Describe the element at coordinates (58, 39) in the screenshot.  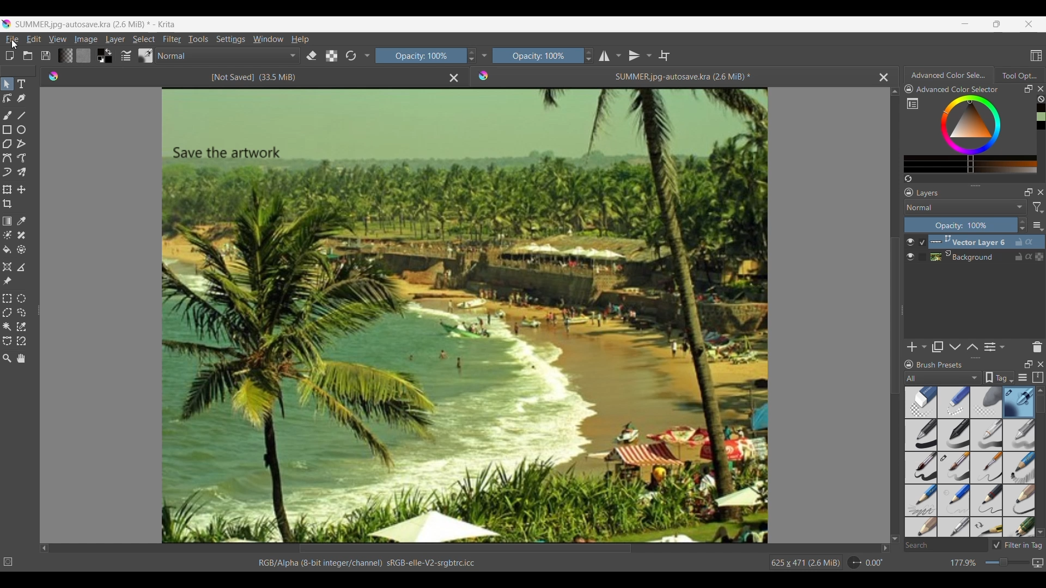
I see `View` at that location.